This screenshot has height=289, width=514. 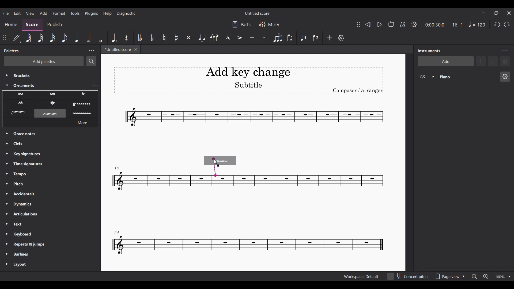 I want to click on Show interface in a smaller tab, so click(x=496, y=13).